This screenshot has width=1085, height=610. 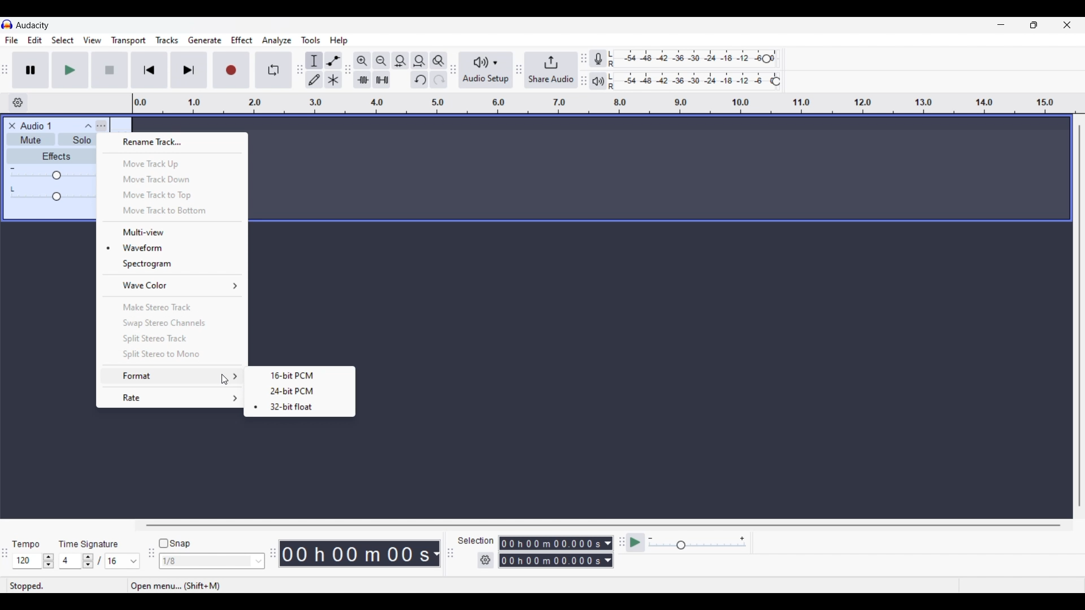 I want to click on 16 bit format option, so click(x=301, y=375).